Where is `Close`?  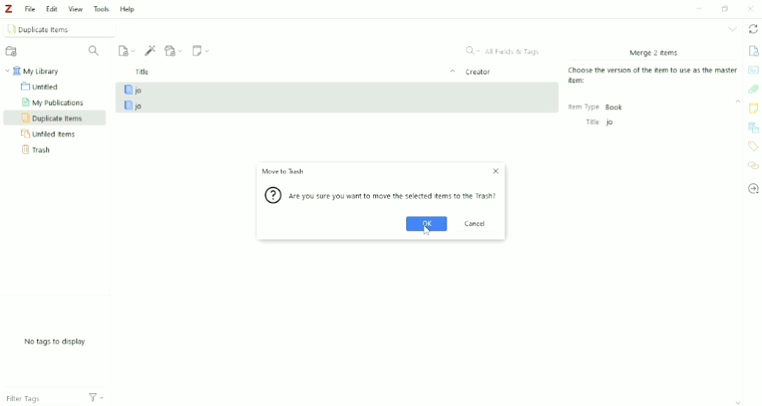
Close is located at coordinates (750, 9).